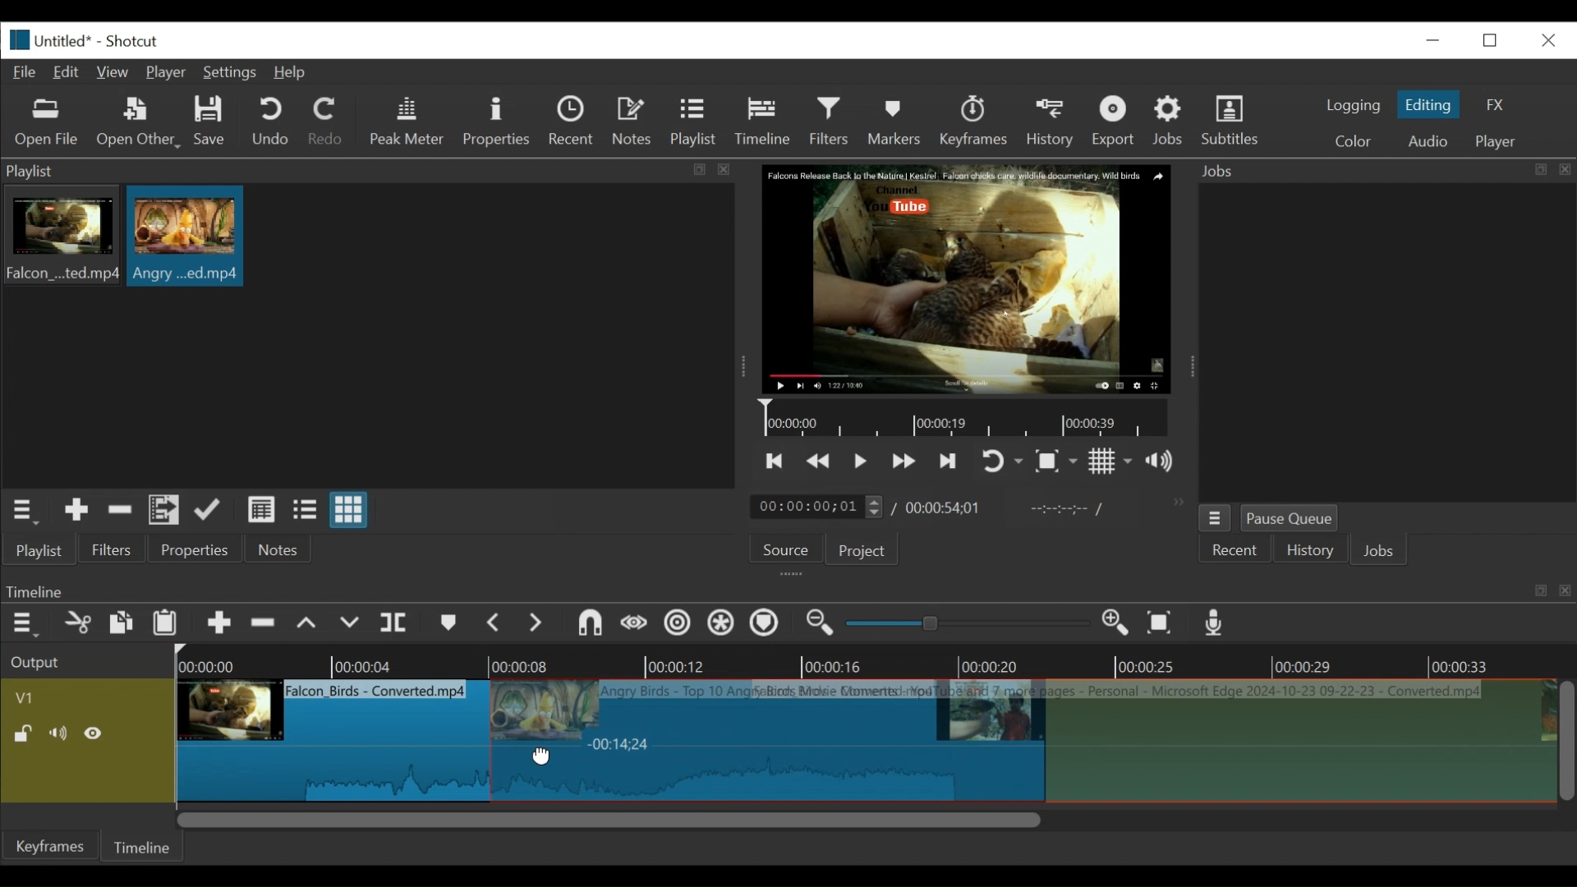 This screenshot has height=887, width=1577. What do you see at coordinates (306, 509) in the screenshot?
I see `view as files` at bounding box center [306, 509].